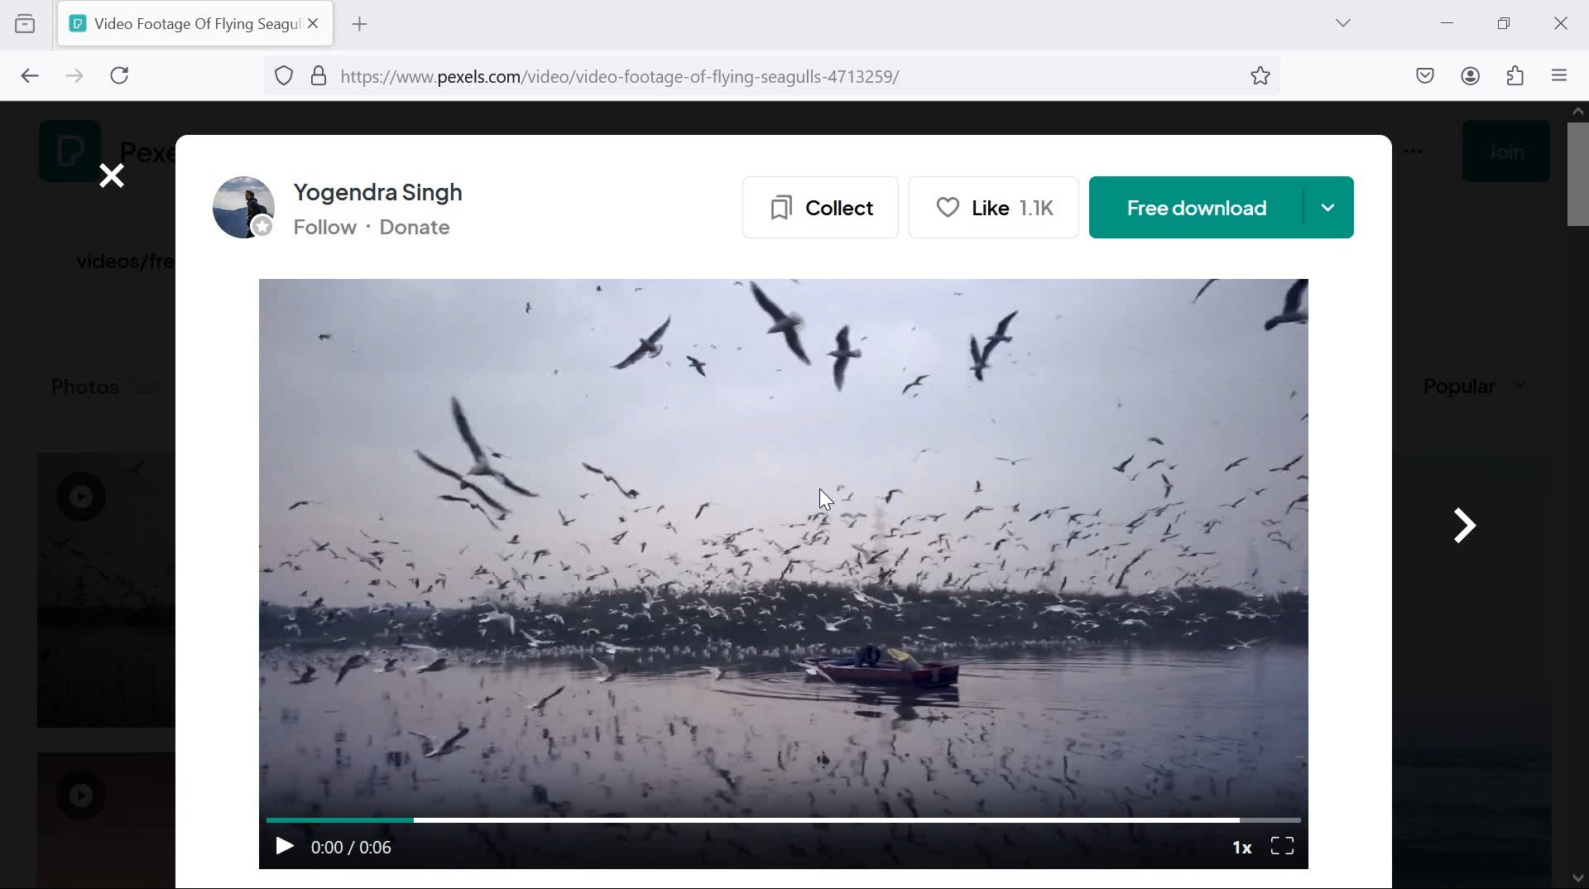 The width and height of the screenshot is (1589, 889). Describe the element at coordinates (25, 22) in the screenshot. I see `view recent history across devices and windows` at that location.